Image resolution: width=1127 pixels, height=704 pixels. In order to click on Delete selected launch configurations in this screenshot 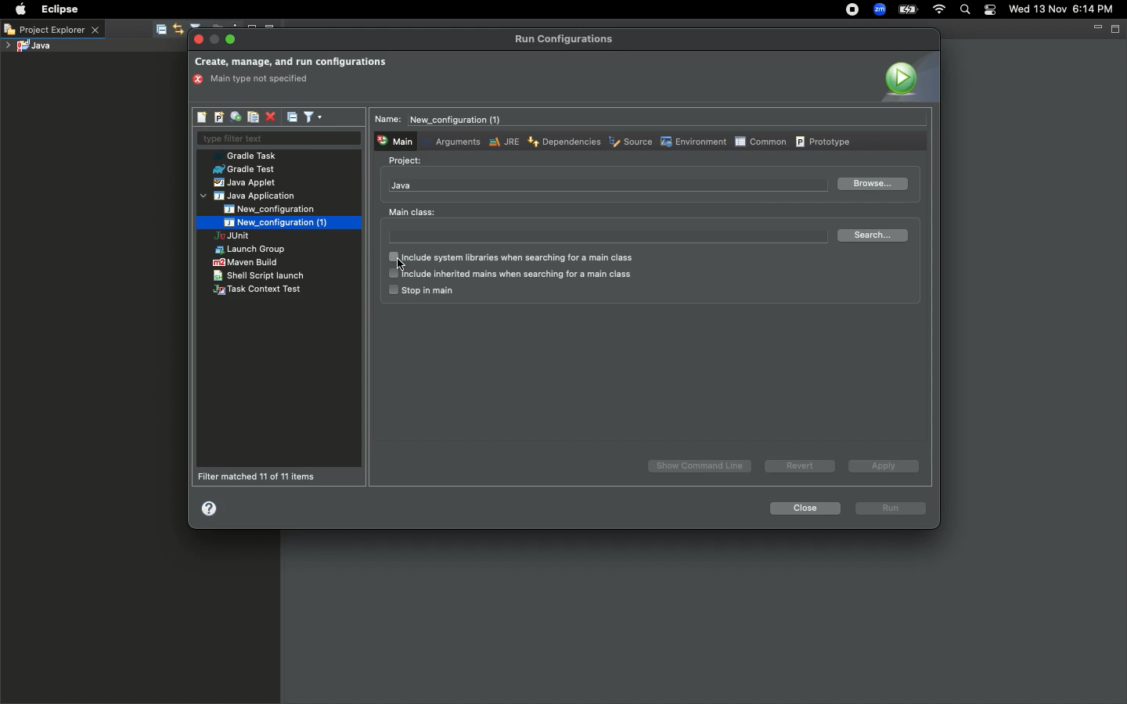, I will do `click(270, 118)`.